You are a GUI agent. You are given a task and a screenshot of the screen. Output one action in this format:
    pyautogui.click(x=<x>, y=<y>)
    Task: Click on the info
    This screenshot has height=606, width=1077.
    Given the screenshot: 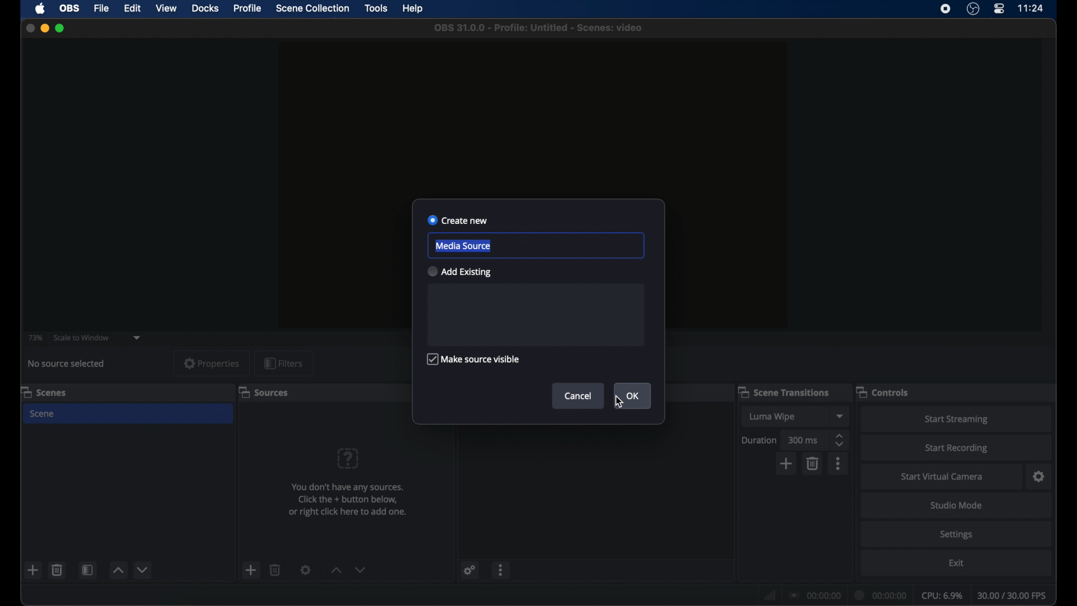 What is the action you would take?
    pyautogui.click(x=347, y=501)
    